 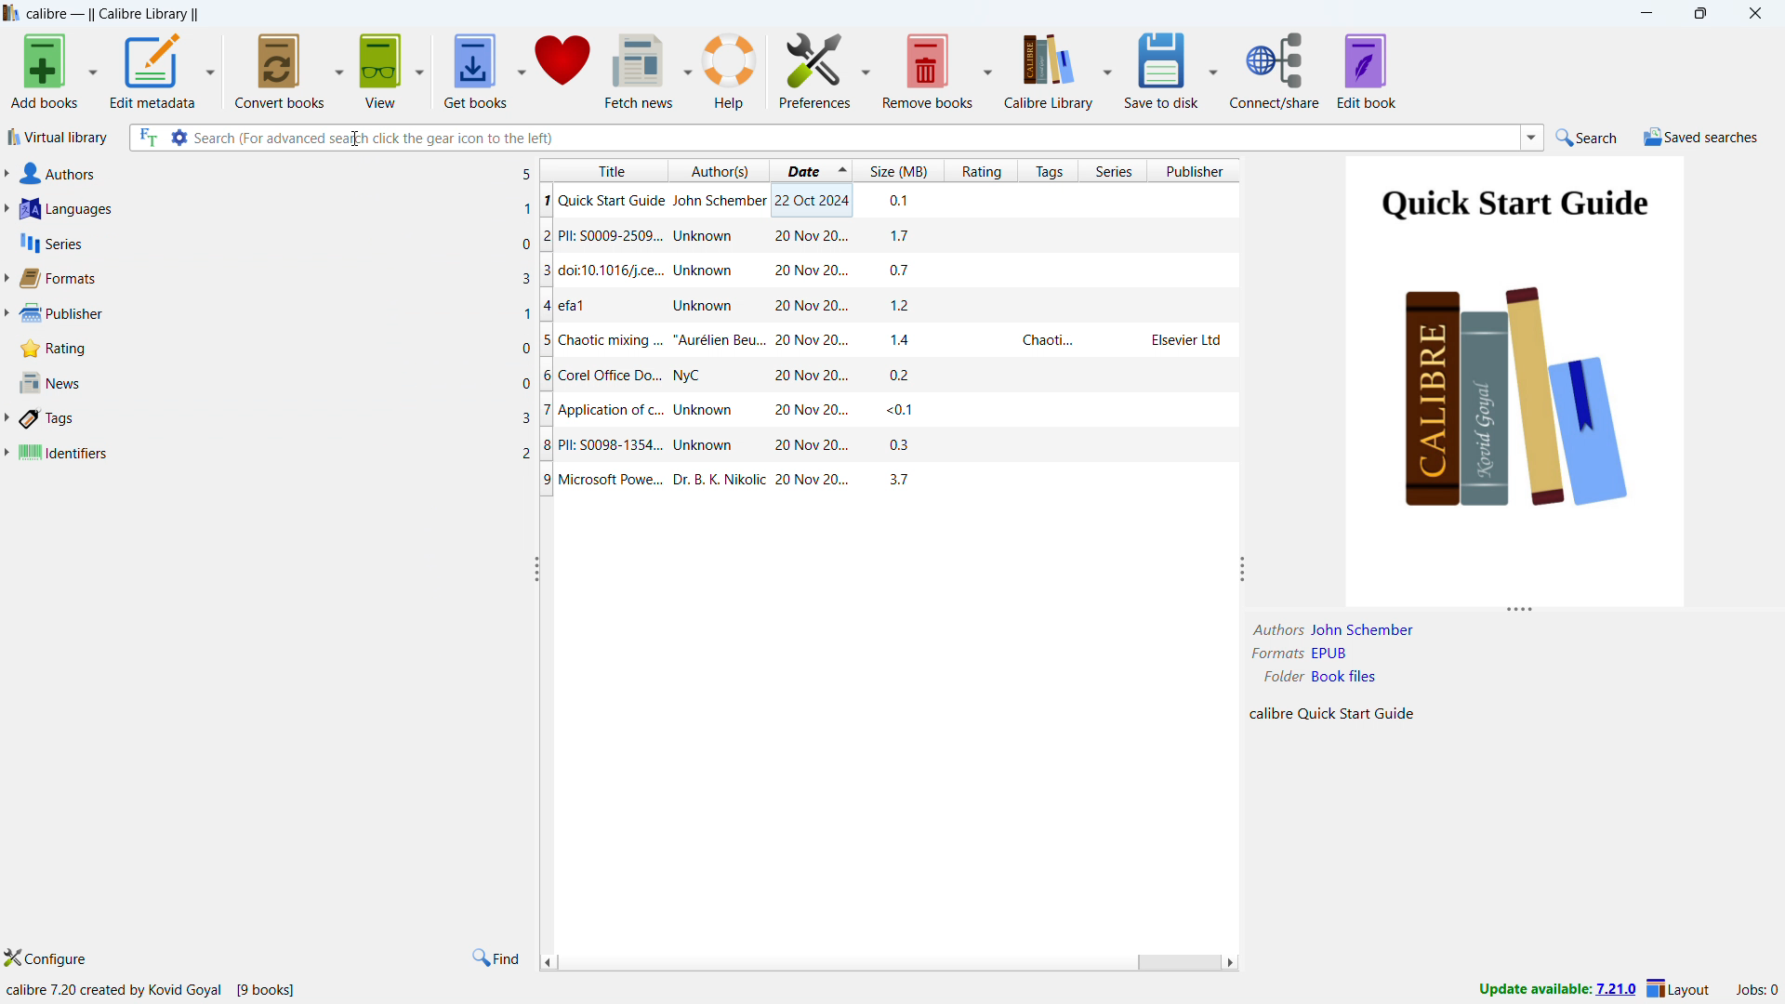 What do you see at coordinates (339, 69) in the screenshot?
I see `convert books options` at bounding box center [339, 69].